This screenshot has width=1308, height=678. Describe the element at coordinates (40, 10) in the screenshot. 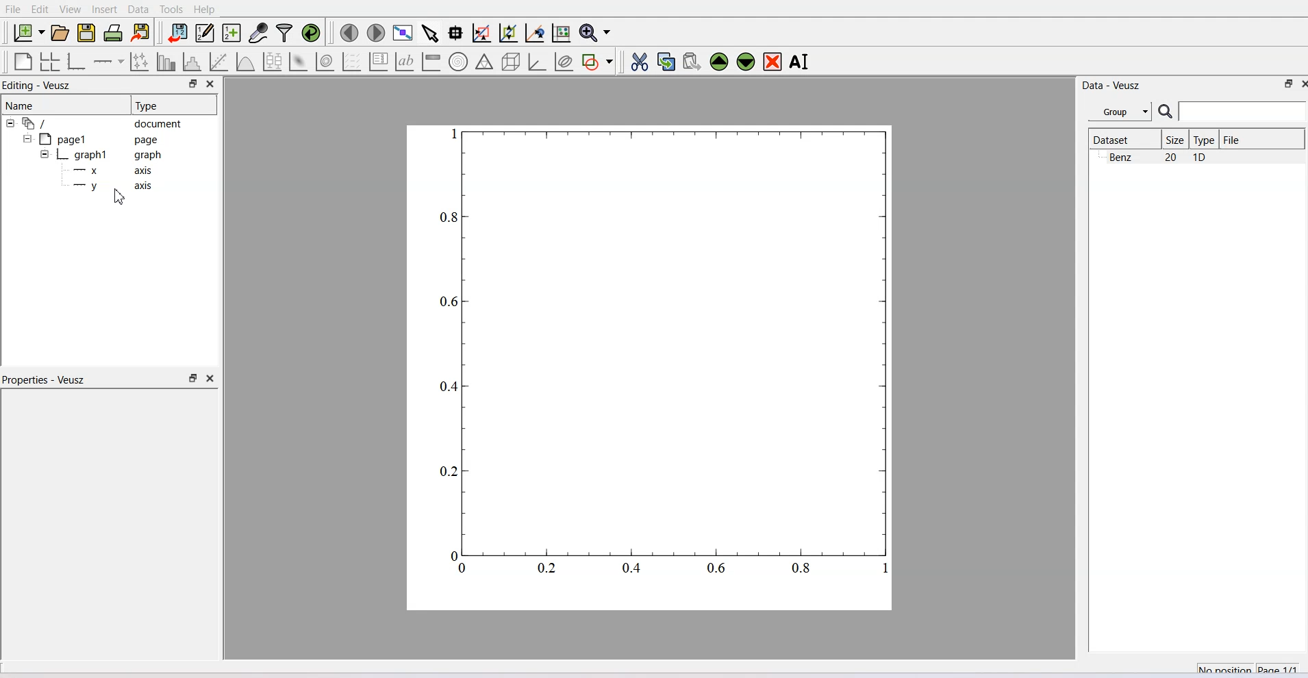

I see `Edit` at that location.